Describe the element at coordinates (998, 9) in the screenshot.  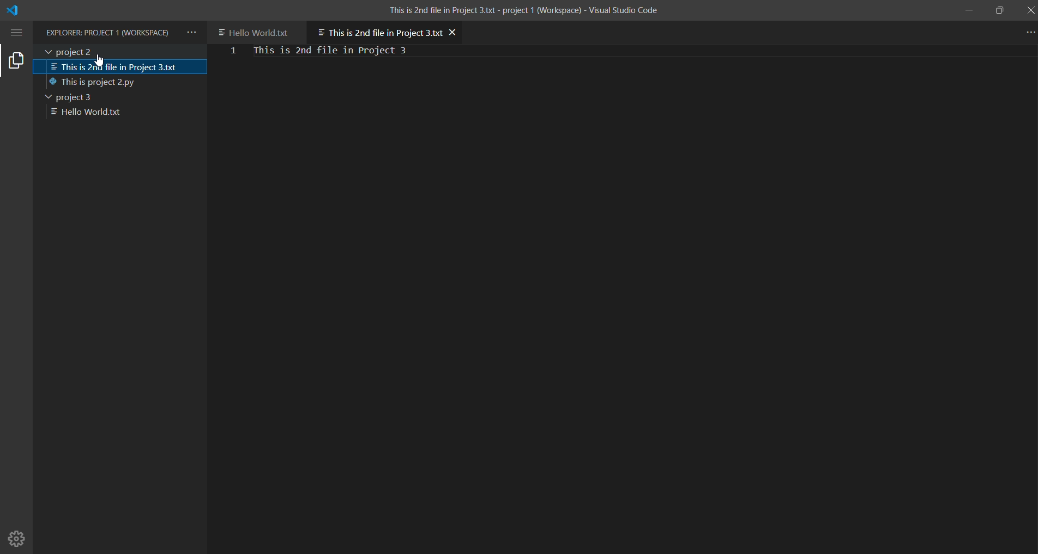
I see `maximize` at that location.